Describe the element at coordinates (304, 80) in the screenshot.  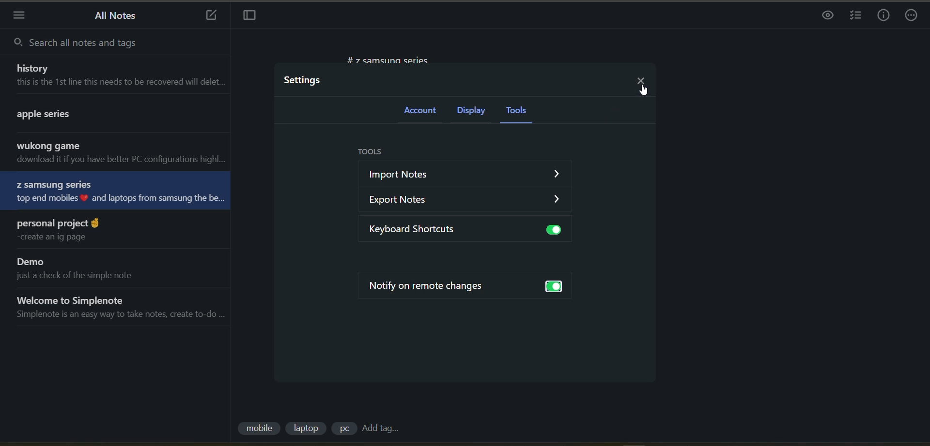
I see `settings` at that location.